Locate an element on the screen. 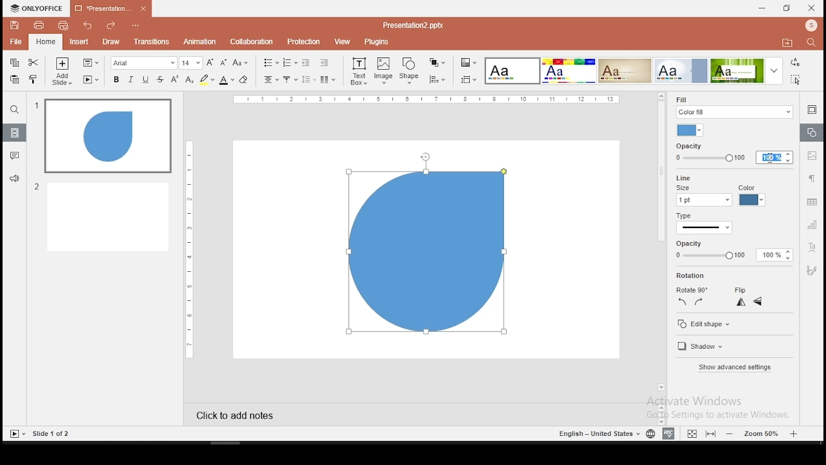 The height and width of the screenshot is (465, 826). shadow is located at coordinates (703, 347).